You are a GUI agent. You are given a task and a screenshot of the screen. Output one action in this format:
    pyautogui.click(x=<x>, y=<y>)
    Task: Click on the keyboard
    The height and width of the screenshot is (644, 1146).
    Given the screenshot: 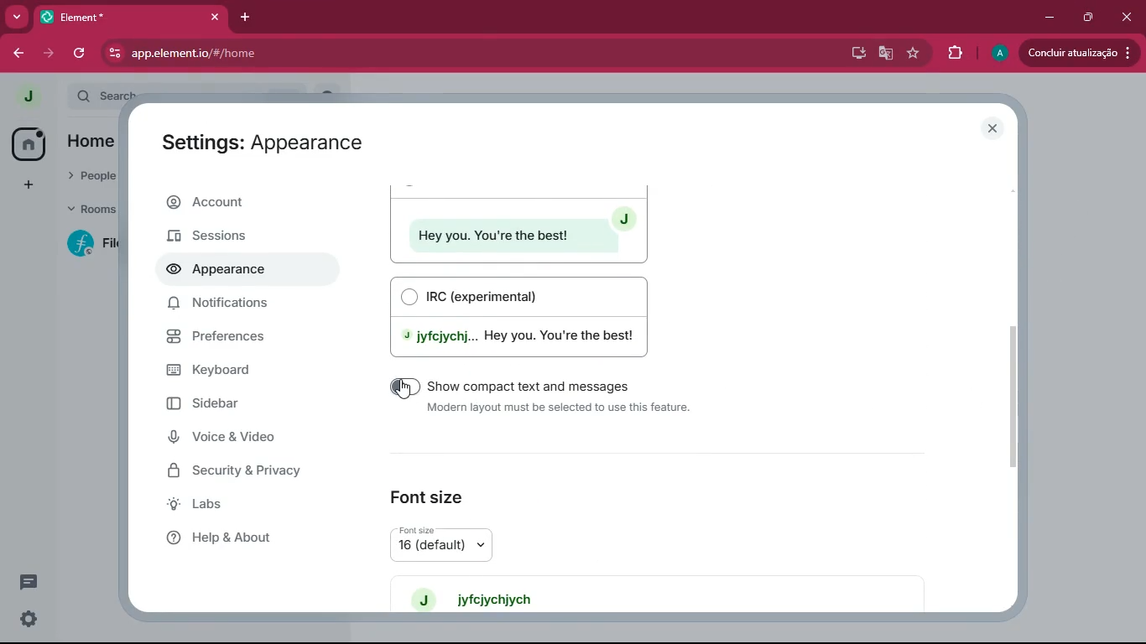 What is the action you would take?
    pyautogui.click(x=242, y=369)
    